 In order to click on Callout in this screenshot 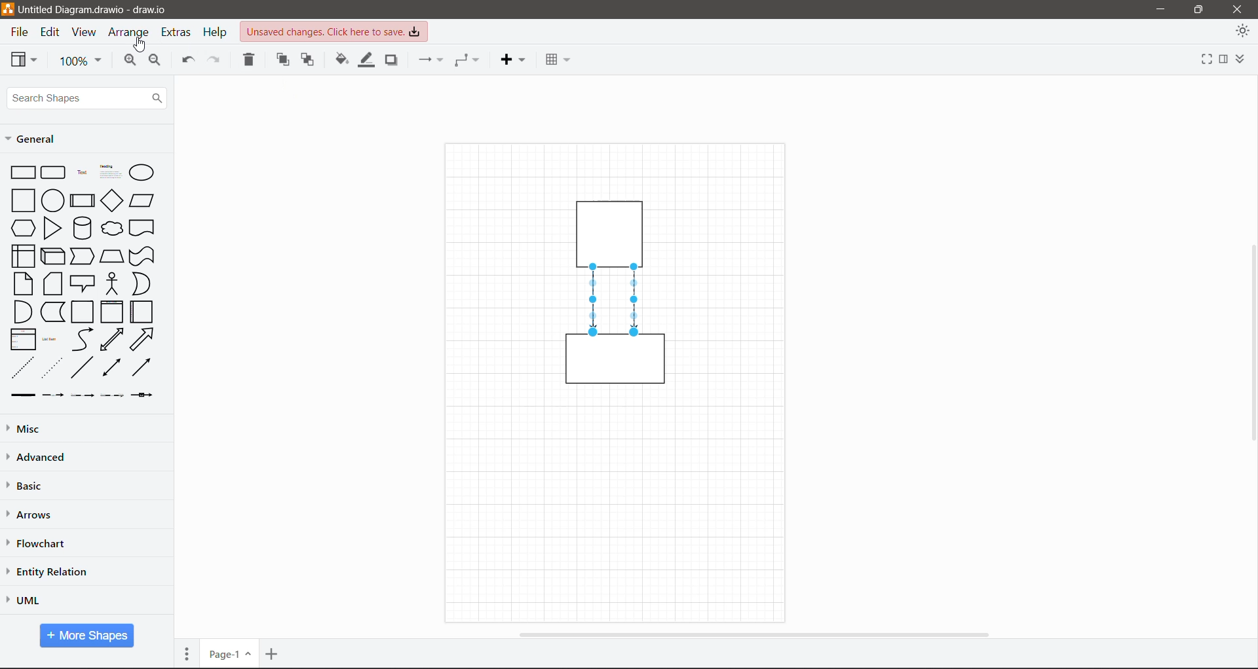, I will do `click(83, 283)`.